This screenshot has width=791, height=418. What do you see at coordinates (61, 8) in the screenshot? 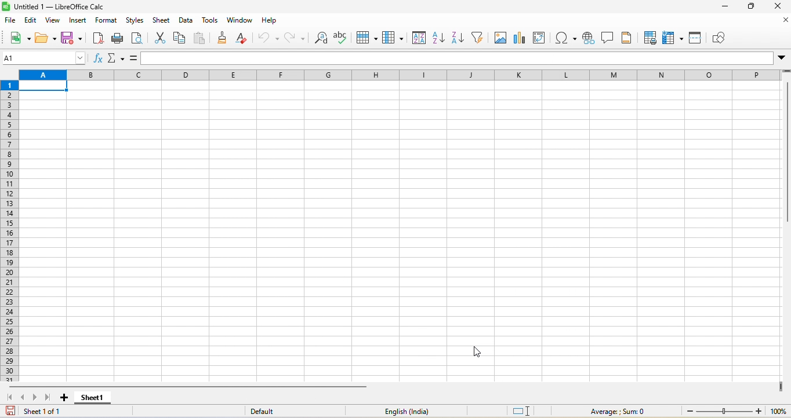
I see `title` at bounding box center [61, 8].